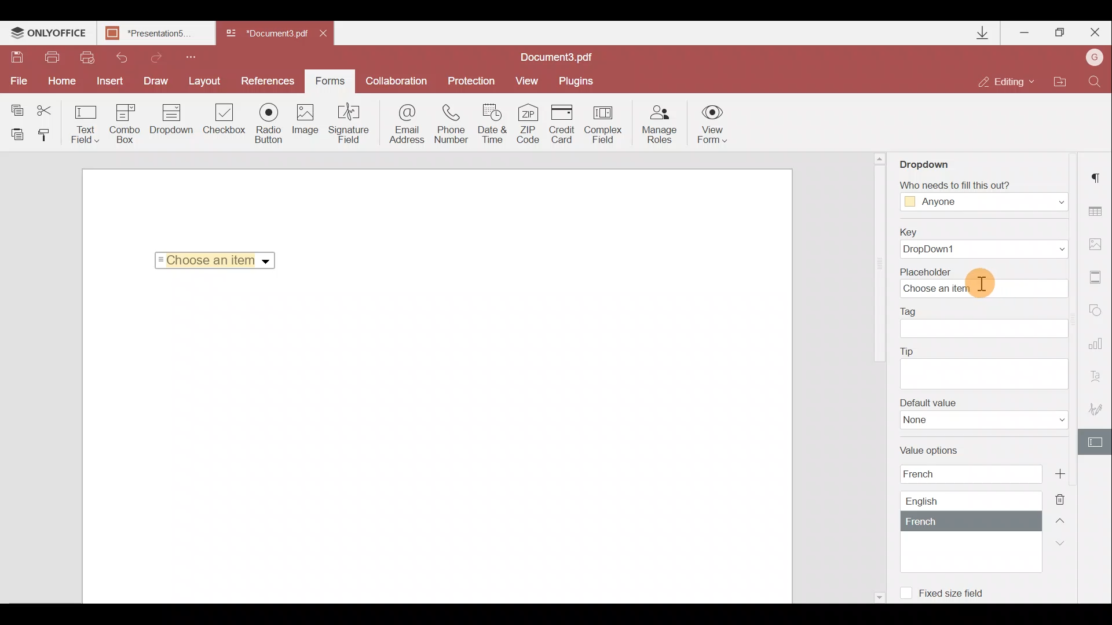 The image size is (1112, 625). What do you see at coordinates (979, 243) in the screenshot?
I see `Key` at bounding box center [979, 243].